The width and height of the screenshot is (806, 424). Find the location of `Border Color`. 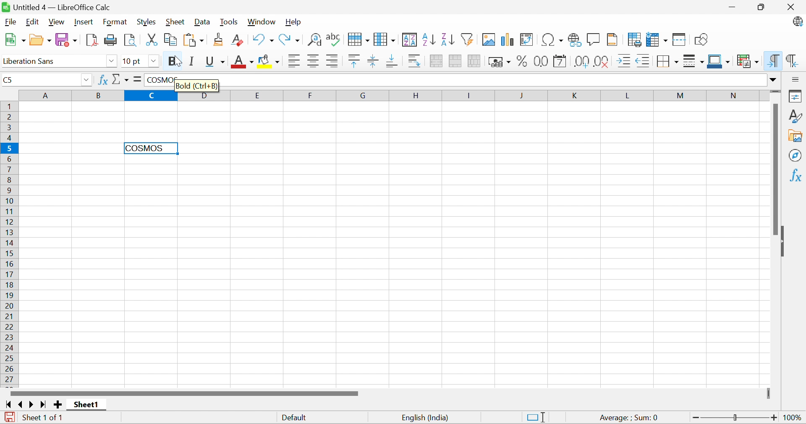

Border Color is located at coordinates (719, 60).